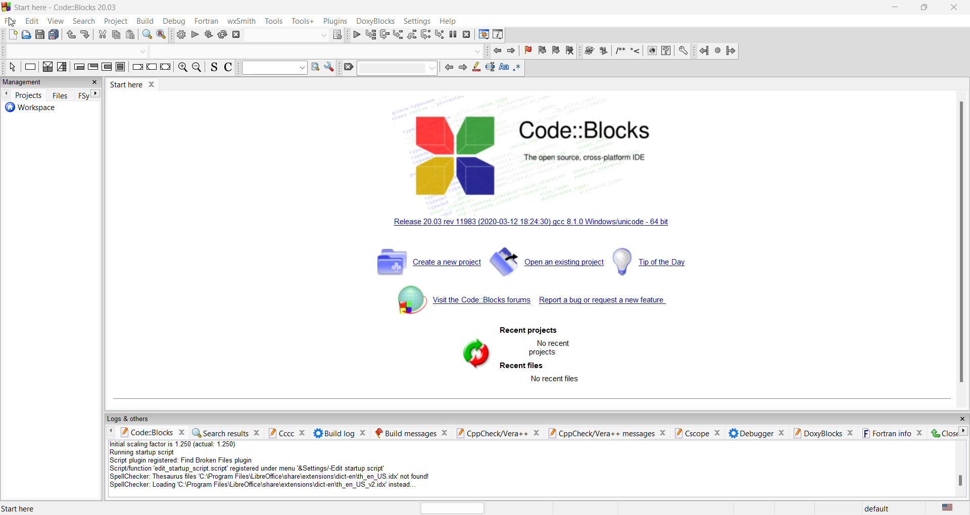 This screenshot has width=970, height=515. What do you see at coordinates (652, 51) in the screenshot?
I see `info icon` at bounding box center [652, 51].